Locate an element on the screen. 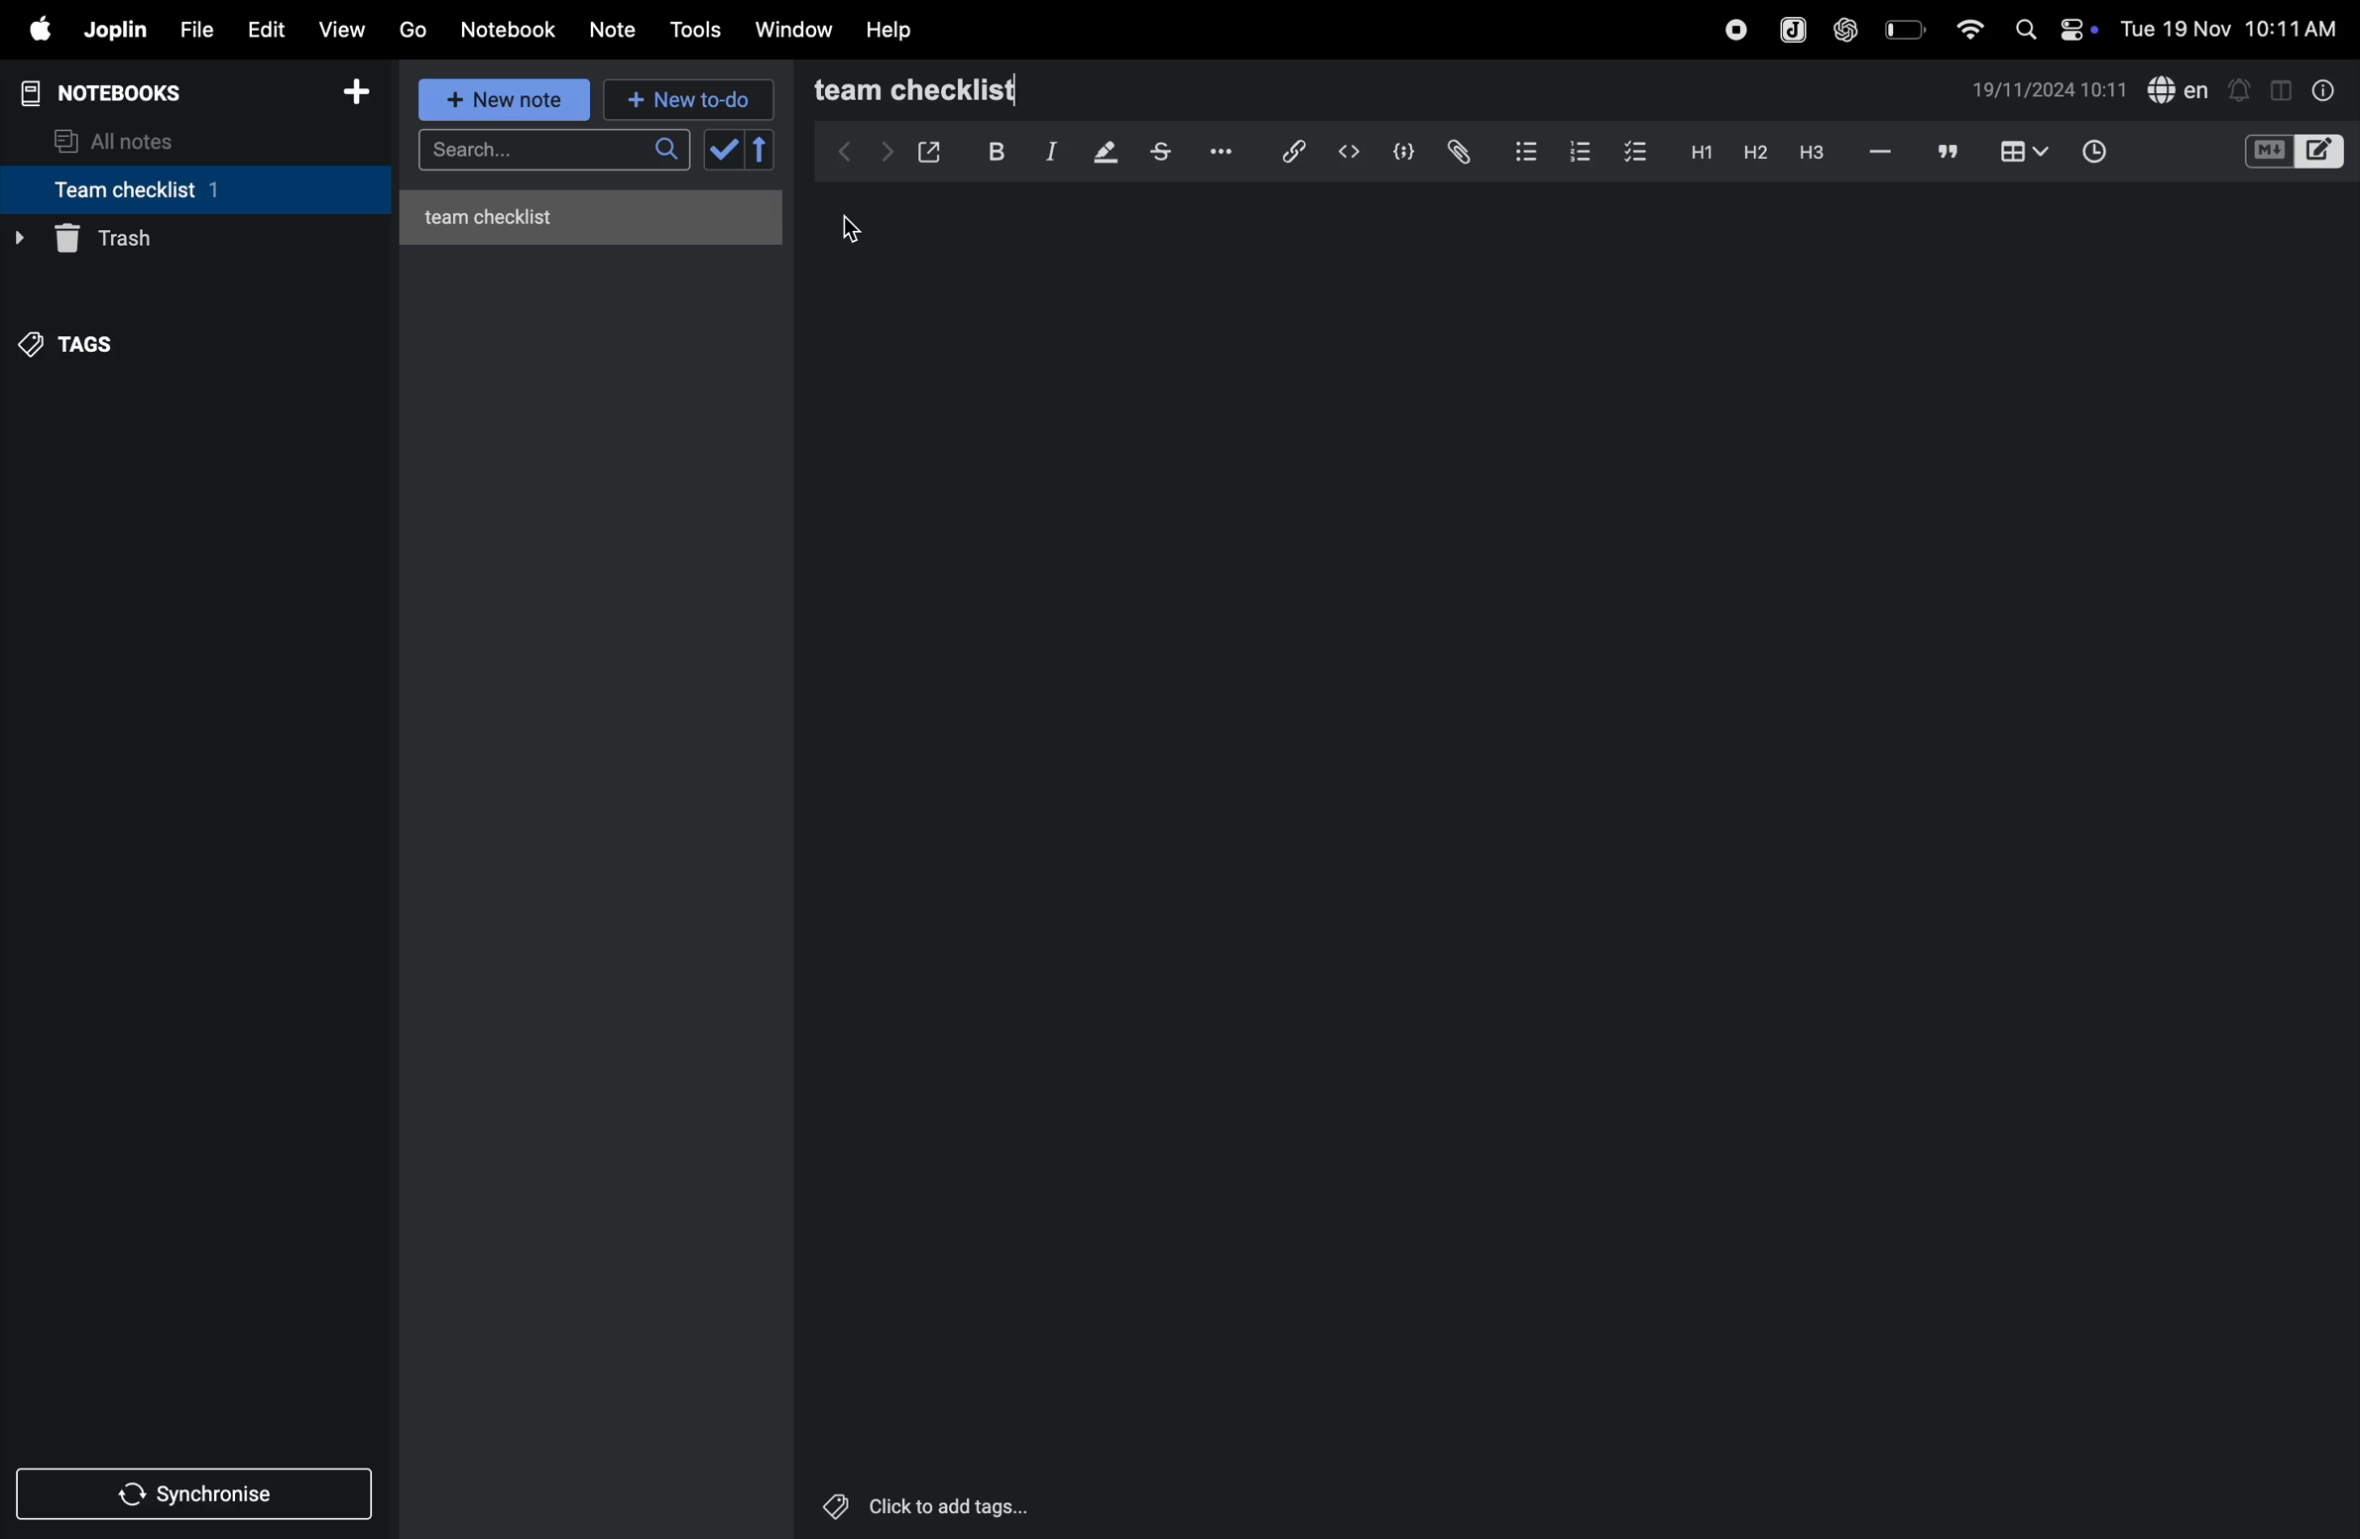 This screenshot has height=1539, width=2360. file is located at coordinates (195, 27).